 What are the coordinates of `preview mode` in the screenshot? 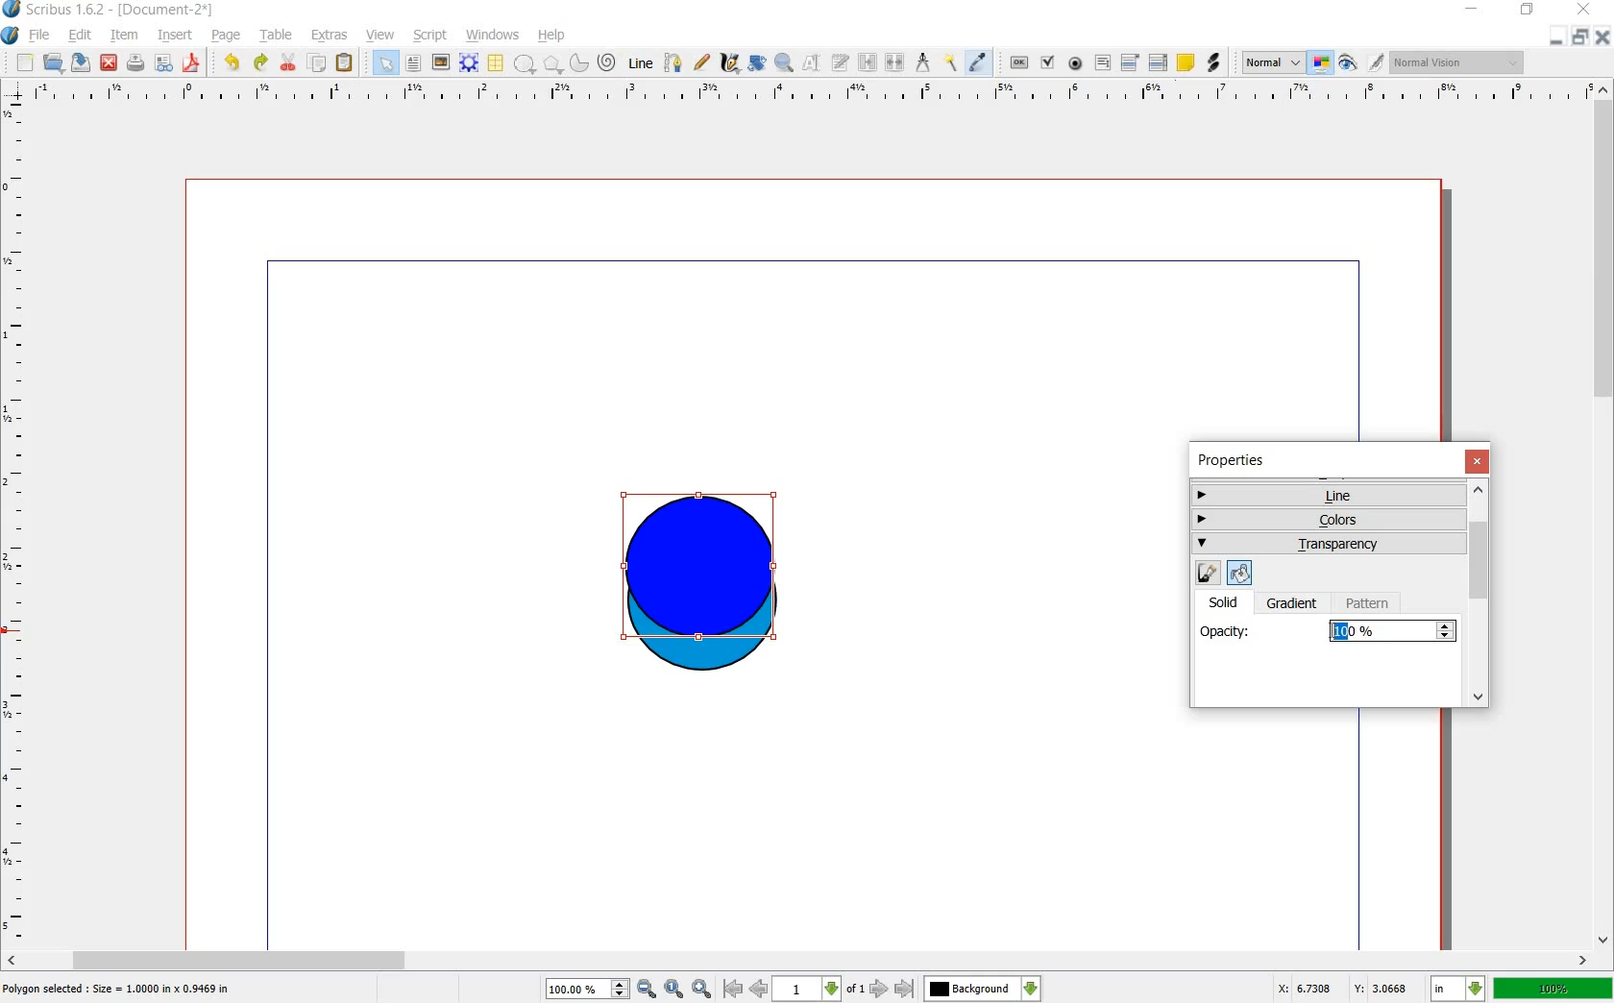 It's located at (1347, 66).